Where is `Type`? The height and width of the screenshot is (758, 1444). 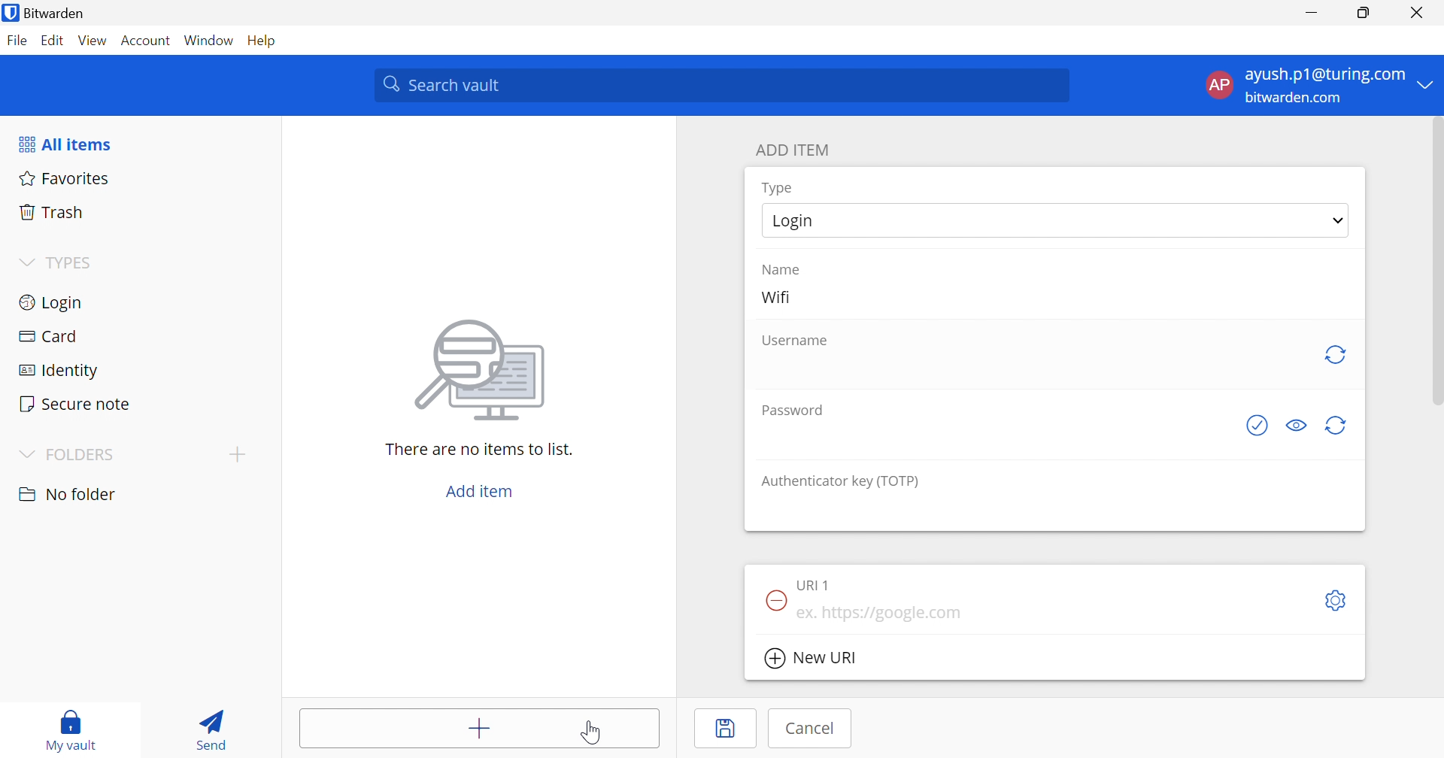 Type is located at coordinates (779, 189).